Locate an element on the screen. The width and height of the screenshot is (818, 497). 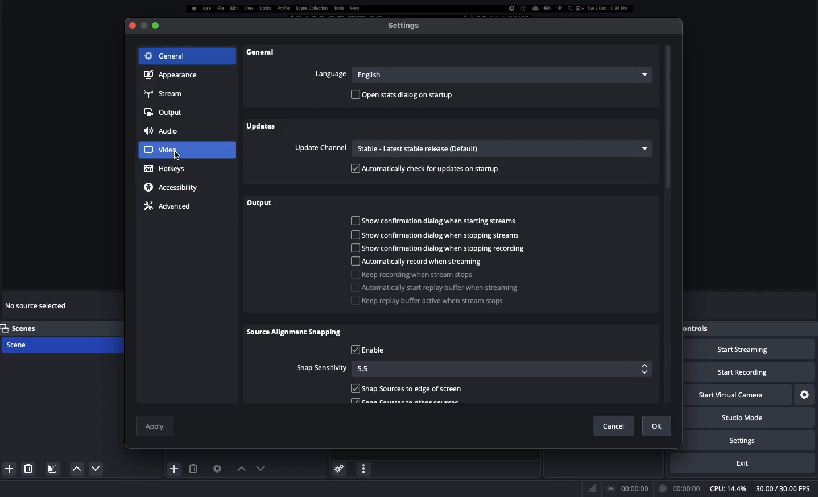
Update channel is located at coordinates (471, 149).